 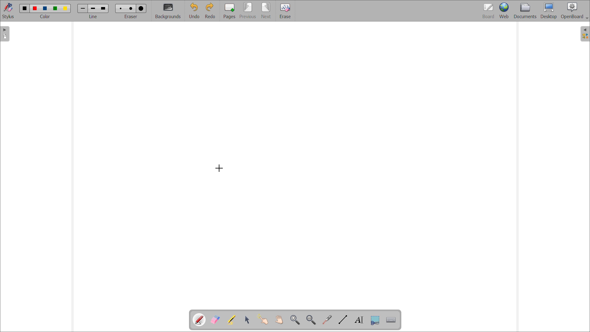 What do you see at coordinates (343, 320) in the screenshot?
I see `draw lines` at bounding box center [343, 320].